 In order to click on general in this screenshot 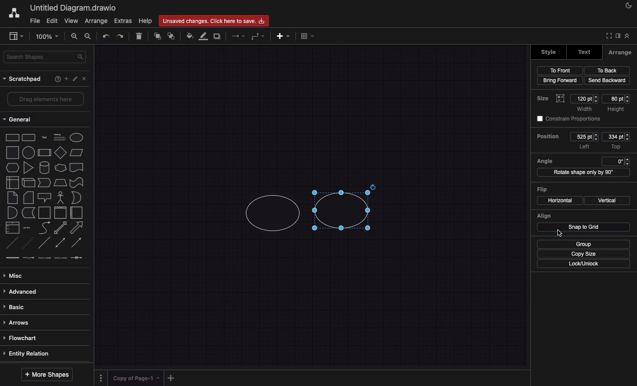, I will do `click(18, 119)`.